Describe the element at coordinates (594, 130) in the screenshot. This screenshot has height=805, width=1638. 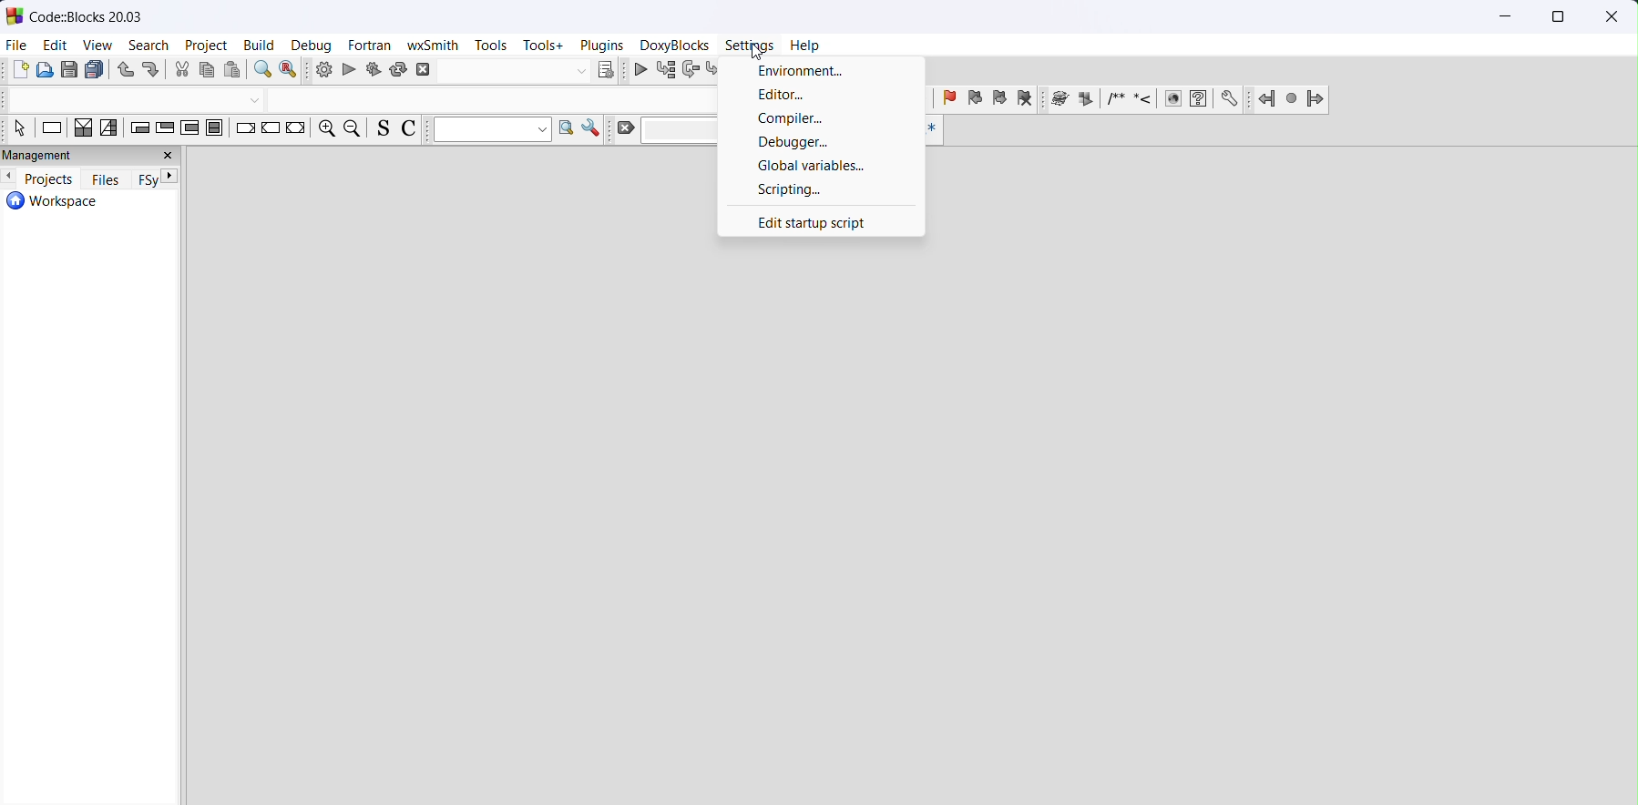
I see `show option window` at that location.